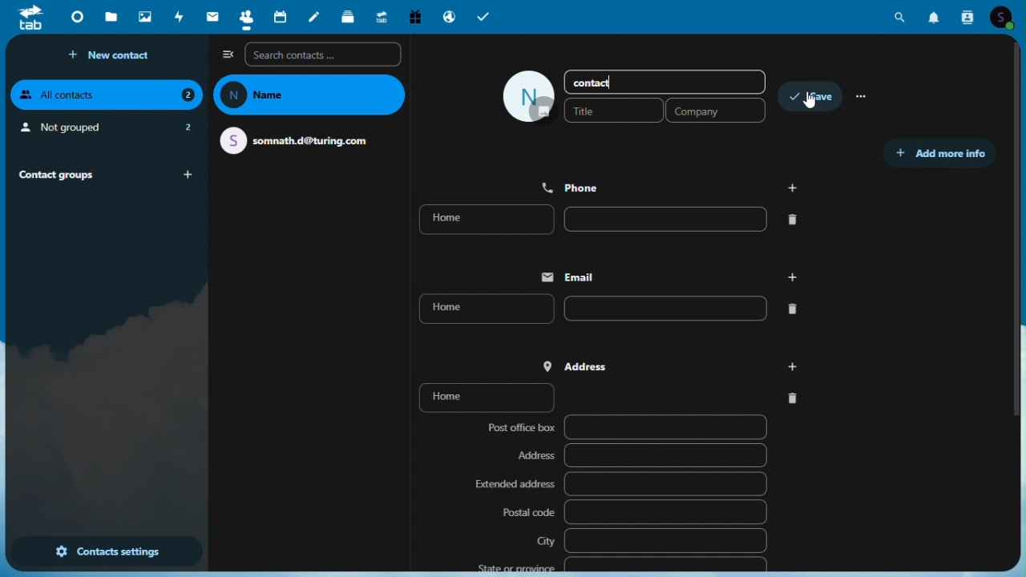 The width and height of the screenshot is (1026, 577). I want to click on vertical scrollbar, so click(1020, 238).